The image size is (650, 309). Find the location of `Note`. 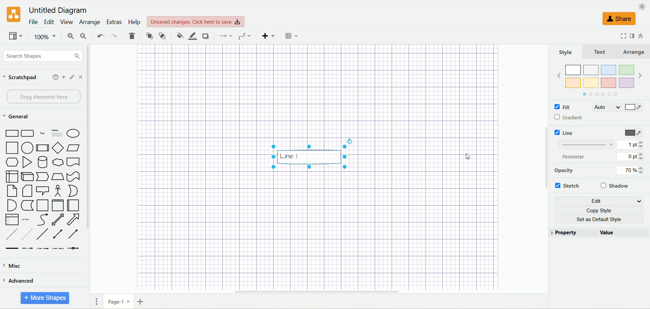

Note is located at coordinates (11, 191).